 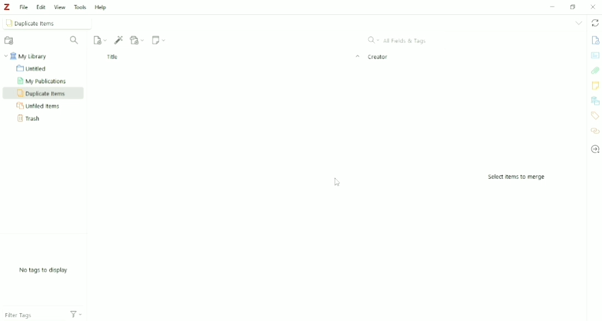 What do you see at coordinates (43, 271) in the screenshot?
I see `No tags to display` at bounding box center [43, 271].